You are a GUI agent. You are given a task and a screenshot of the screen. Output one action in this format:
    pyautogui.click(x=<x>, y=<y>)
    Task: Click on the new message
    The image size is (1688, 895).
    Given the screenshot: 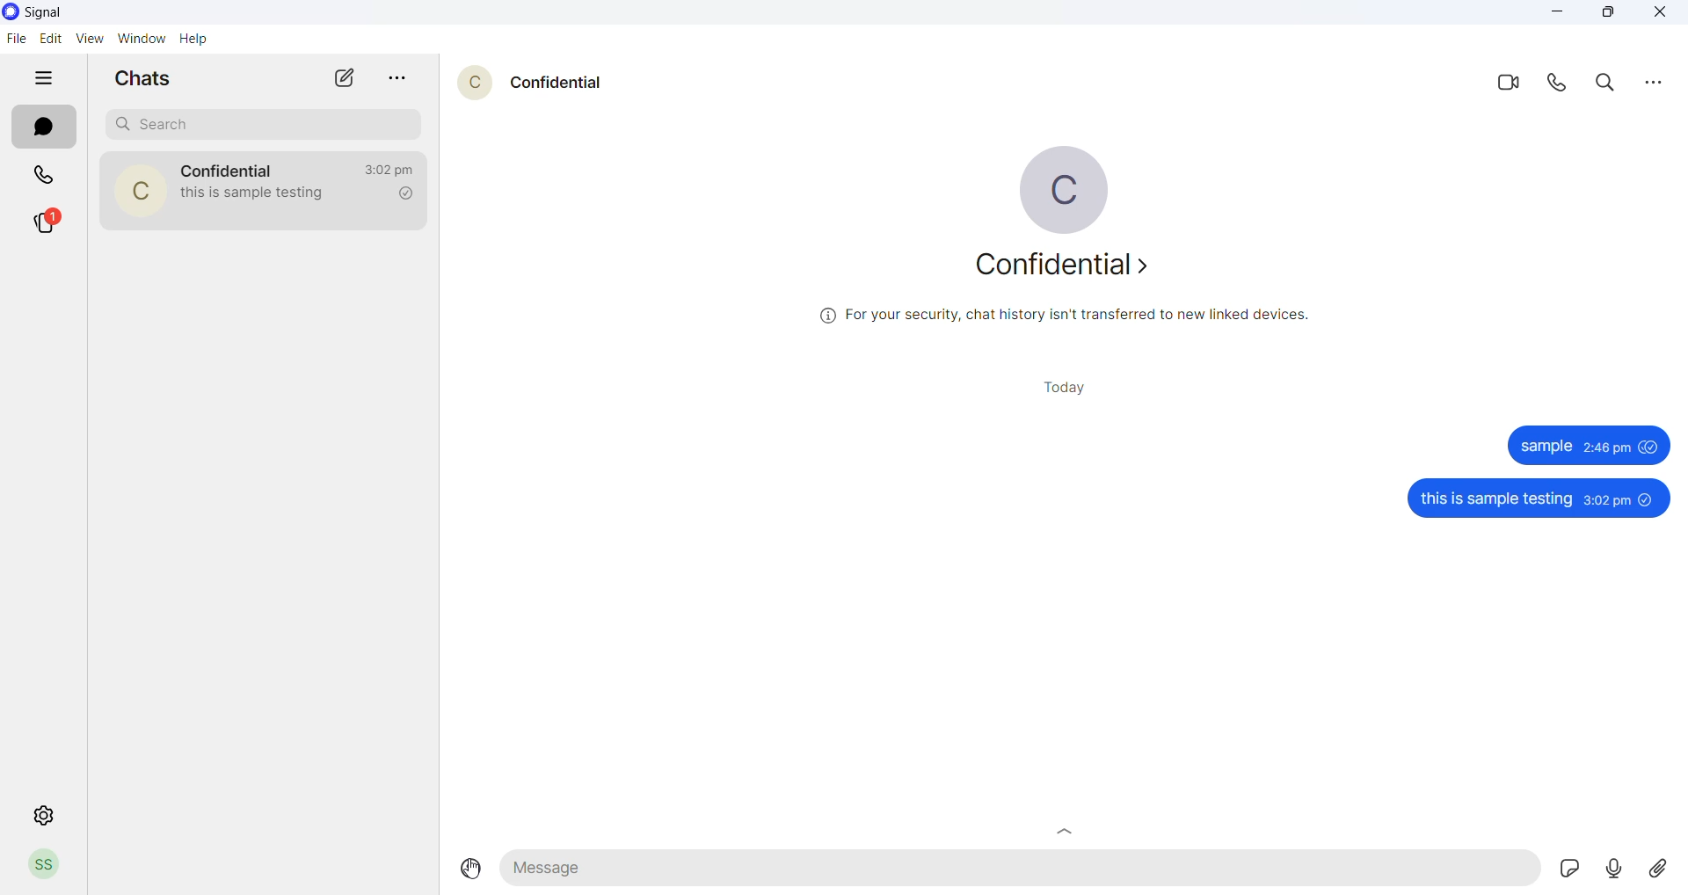 What is the action you would take?
    pyautogui.click(x=347, y=77)
    